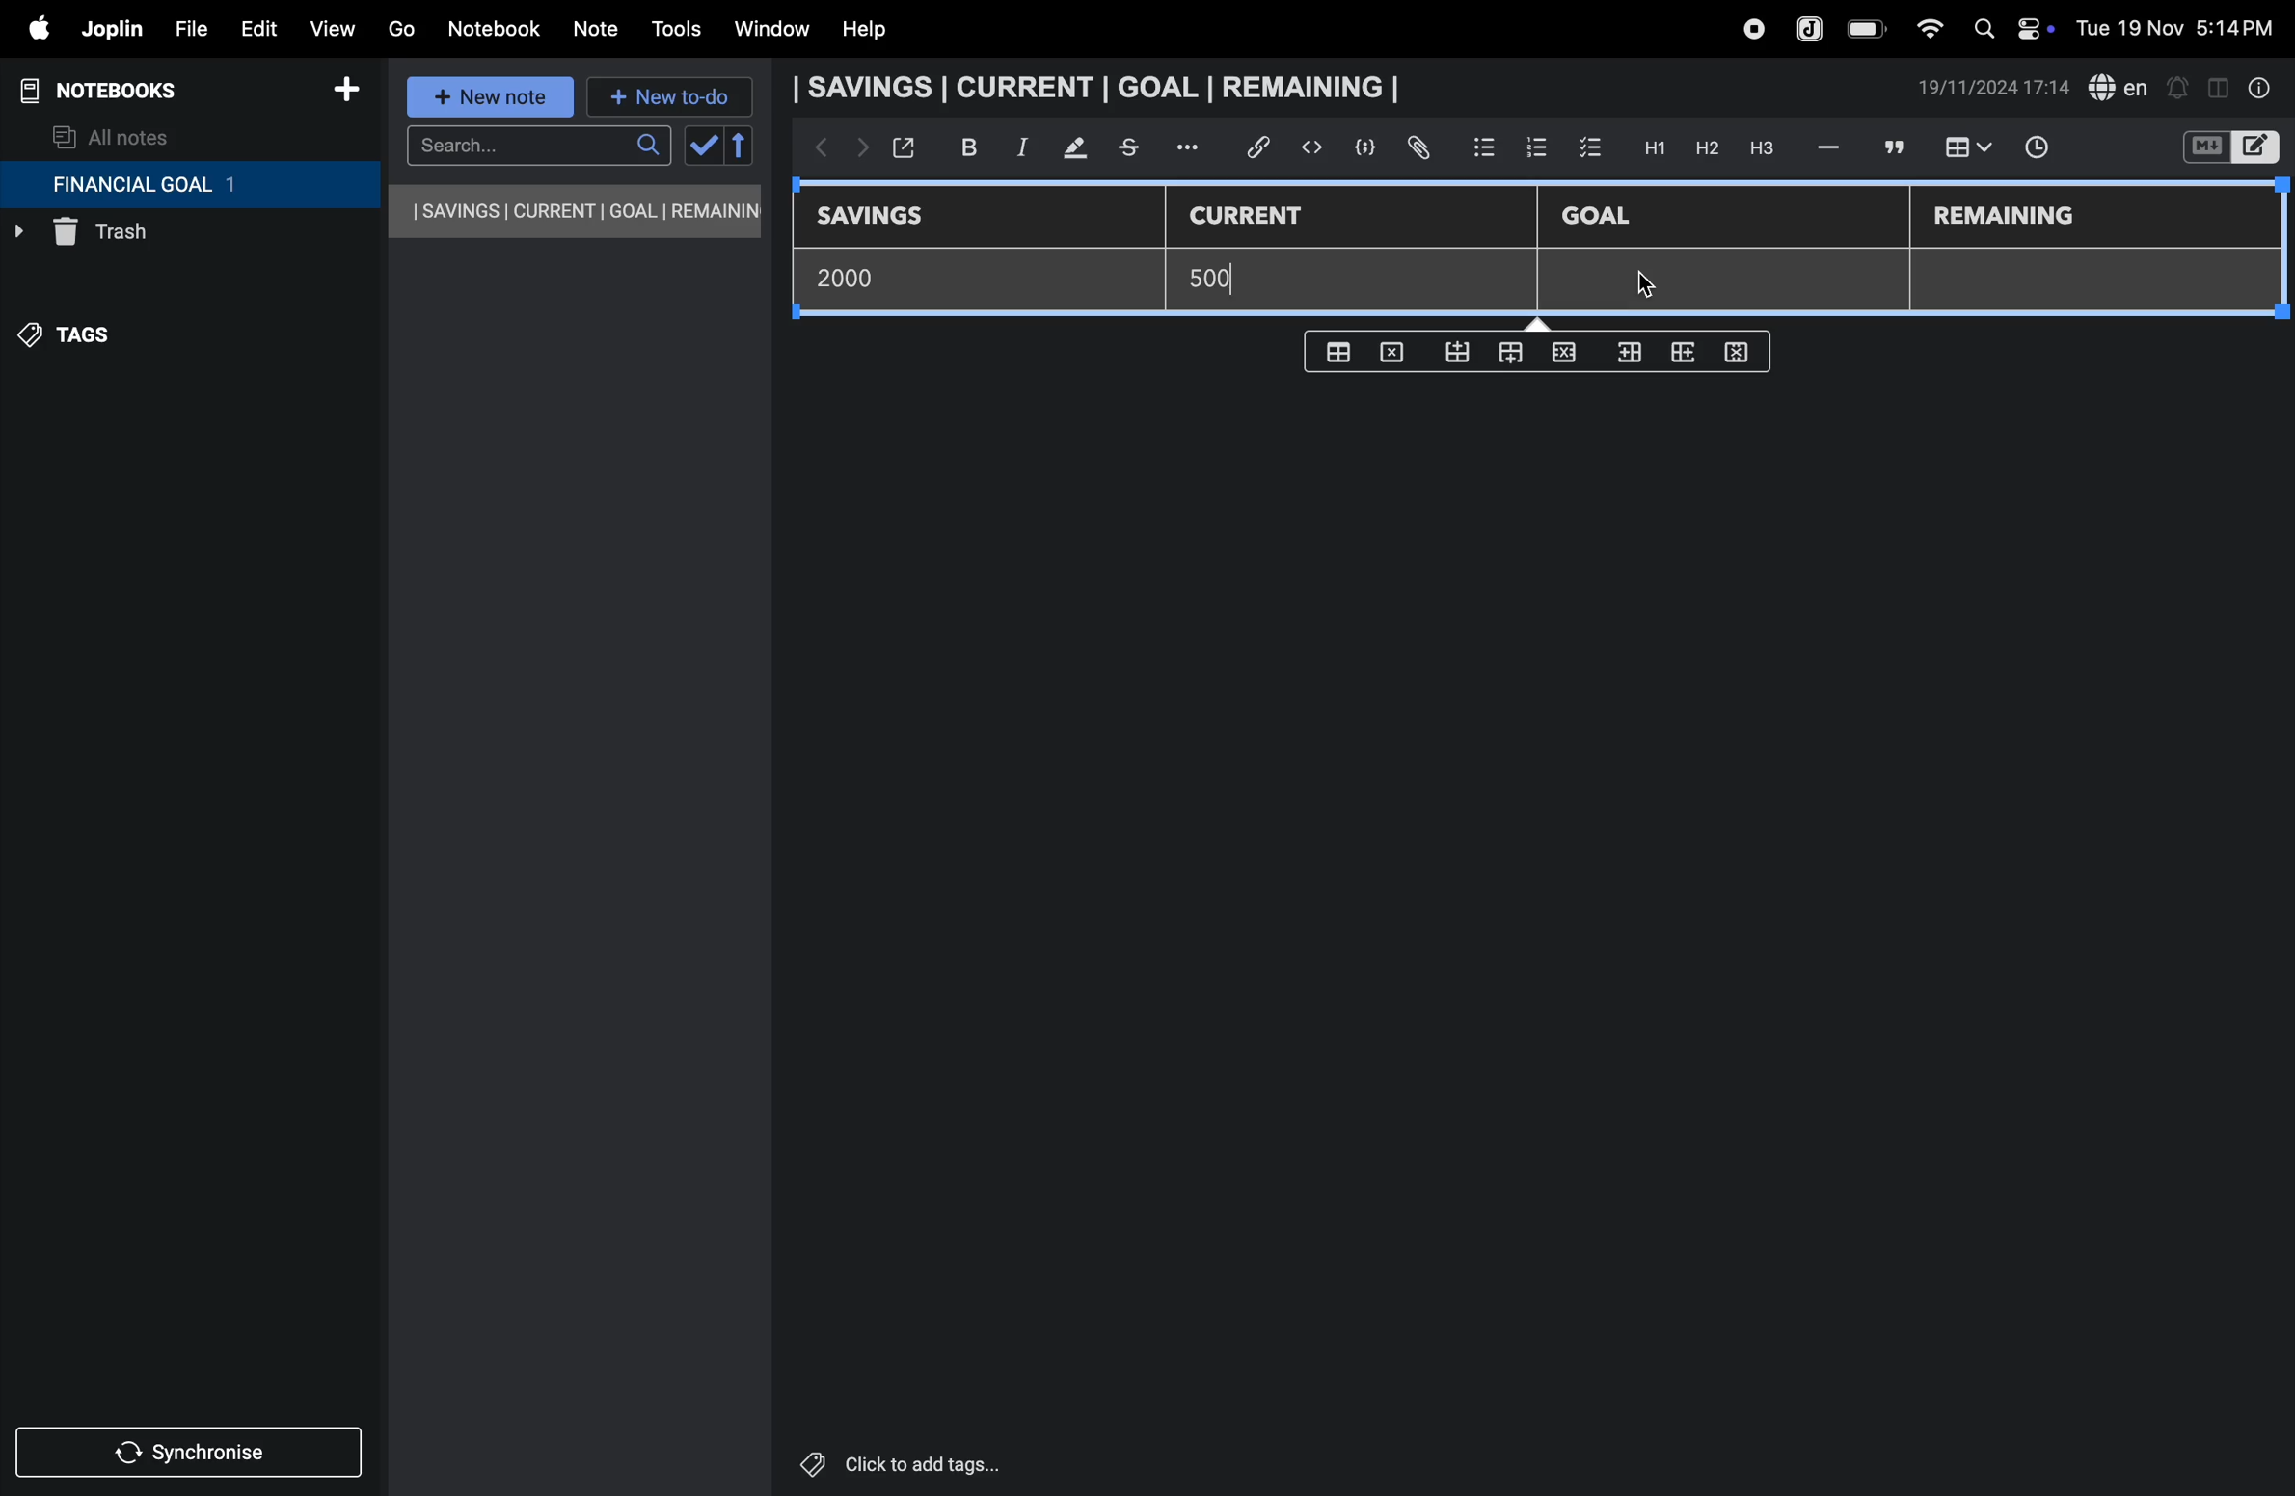 Image resolution: width=2295 pixels, height=1496 pixels. What do you see at coordinates (493, 98) in the screenshot?
I see `new note` at bounding box center [493, 98].